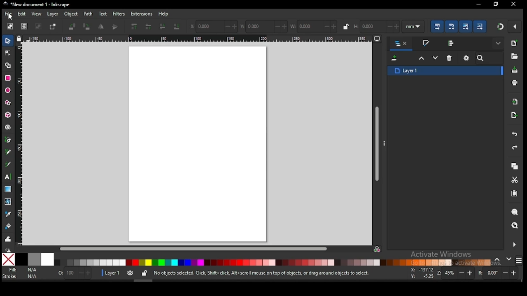  What do you see at coordinates (466, 26) in the screenshot?
I see `move gradient along with objects` at bounding box center [466, 26].